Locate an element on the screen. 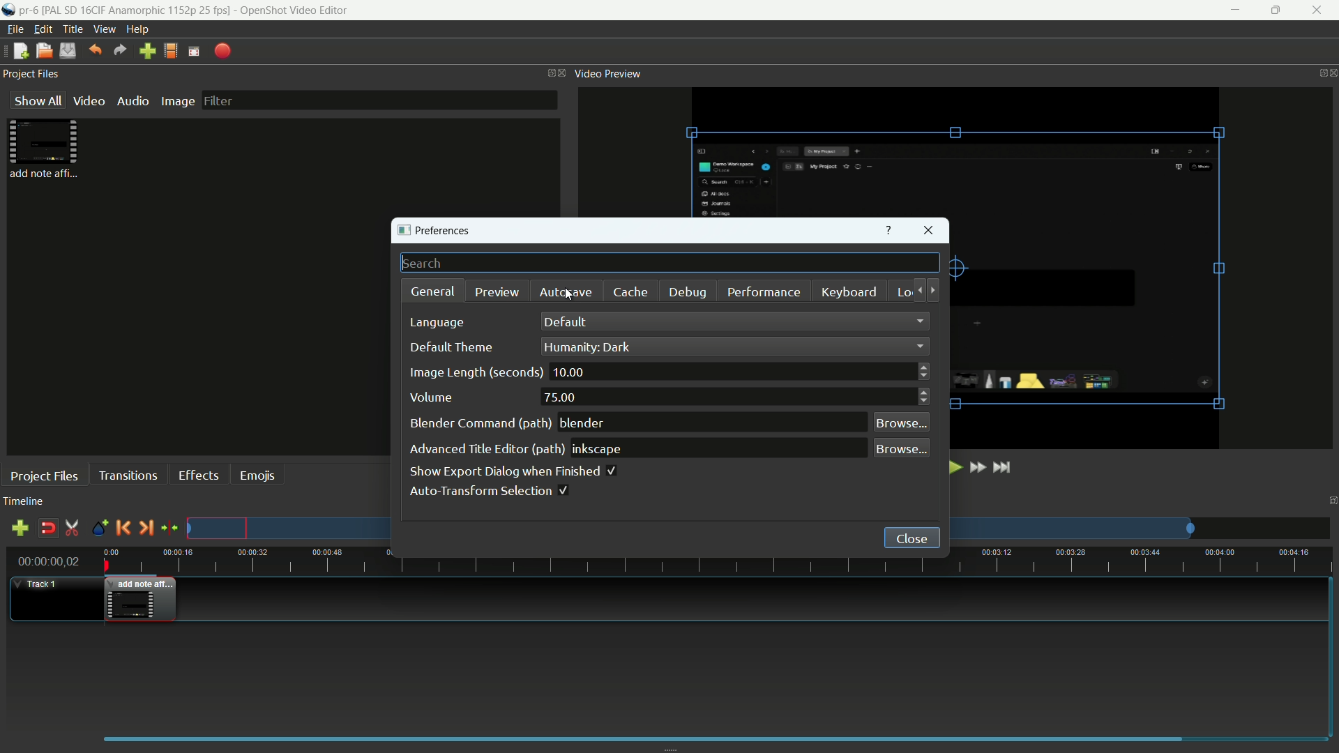 This screenshot has width=1339, height=753. show all is located at coordinates (36, 99).